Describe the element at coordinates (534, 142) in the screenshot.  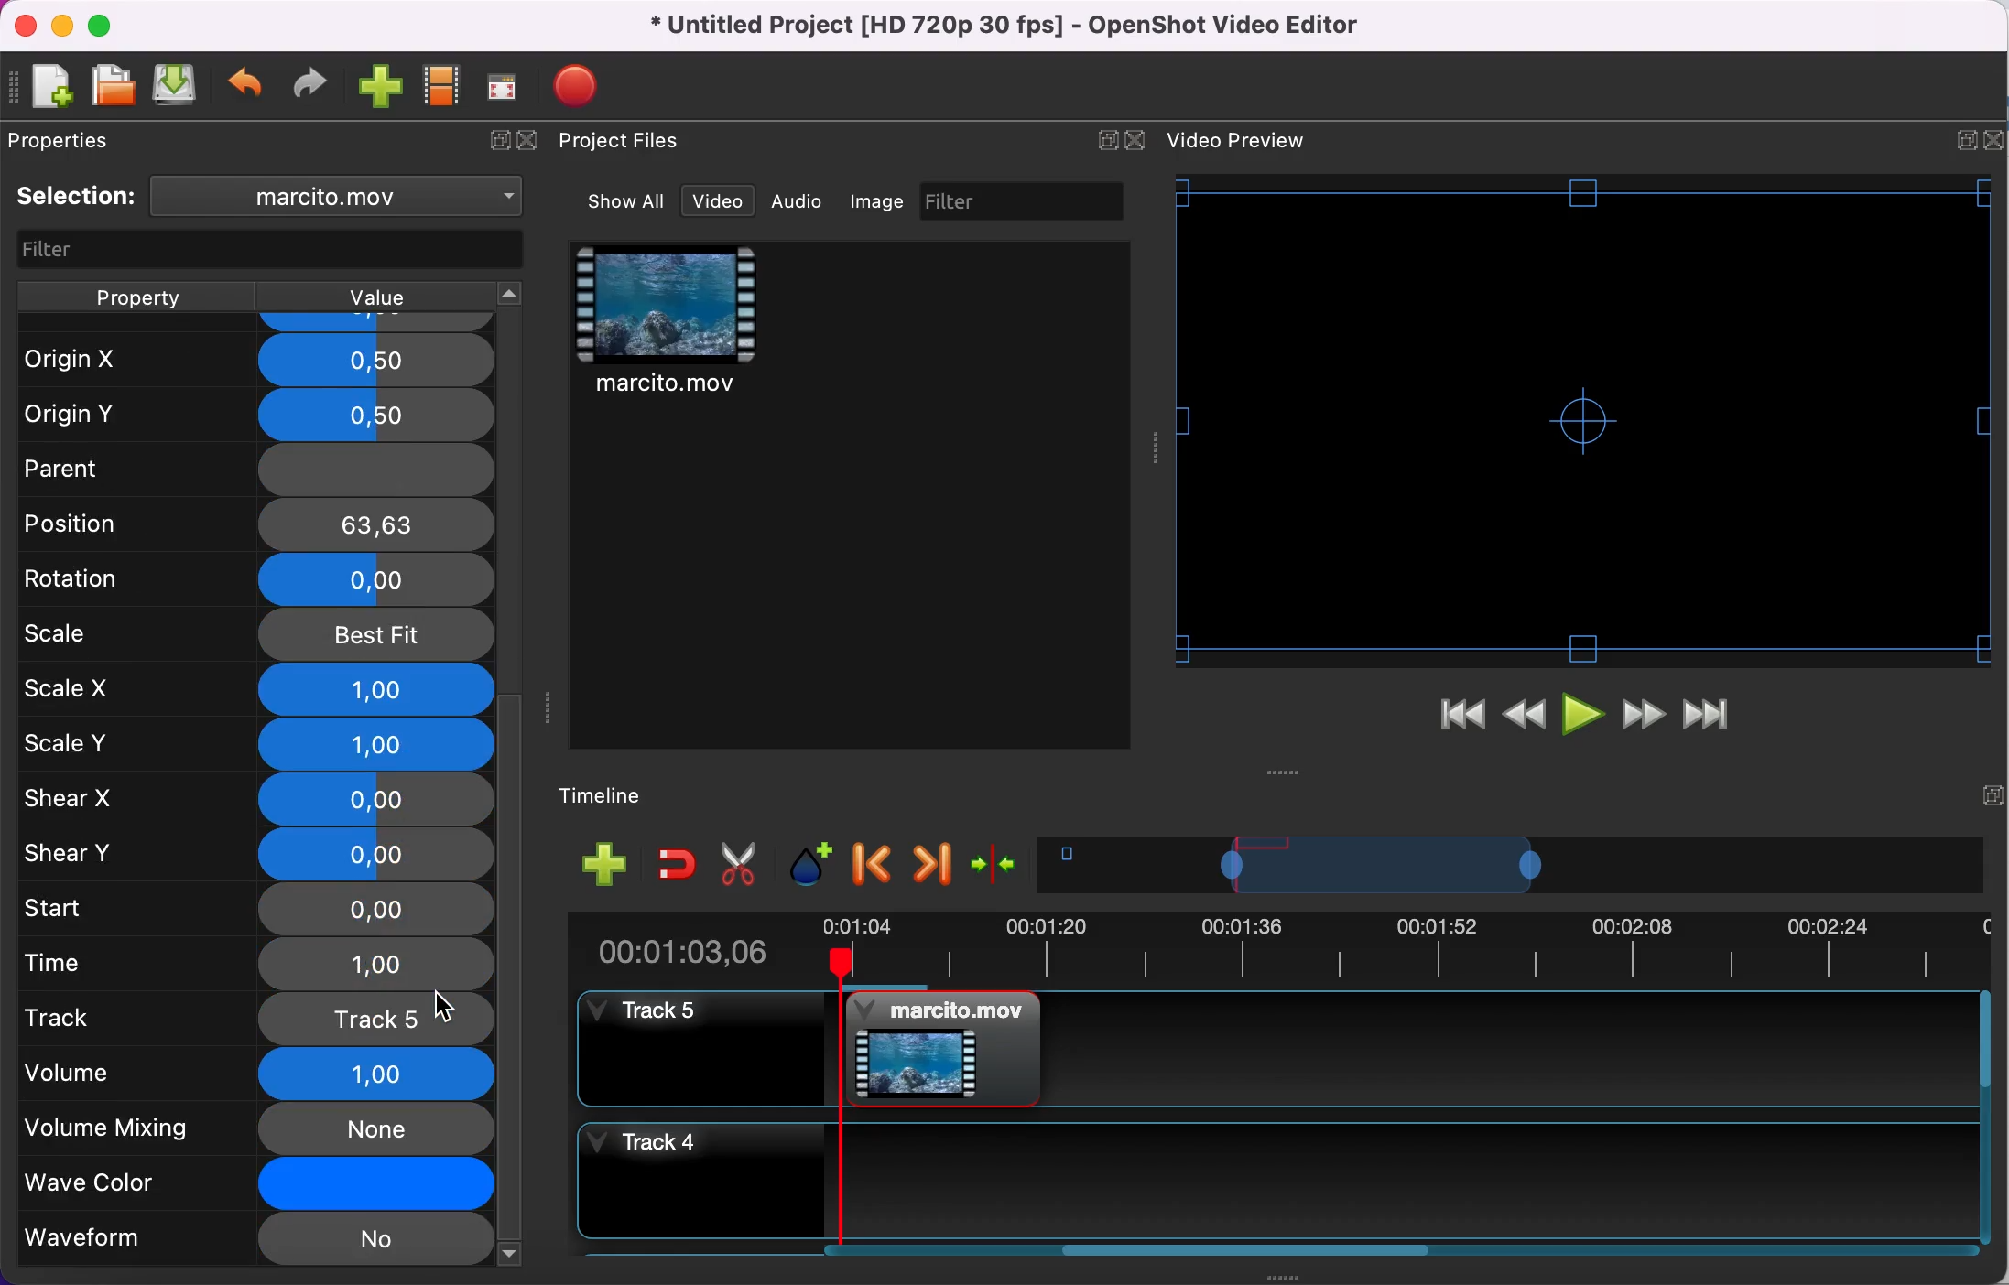
I see `close` at that location.